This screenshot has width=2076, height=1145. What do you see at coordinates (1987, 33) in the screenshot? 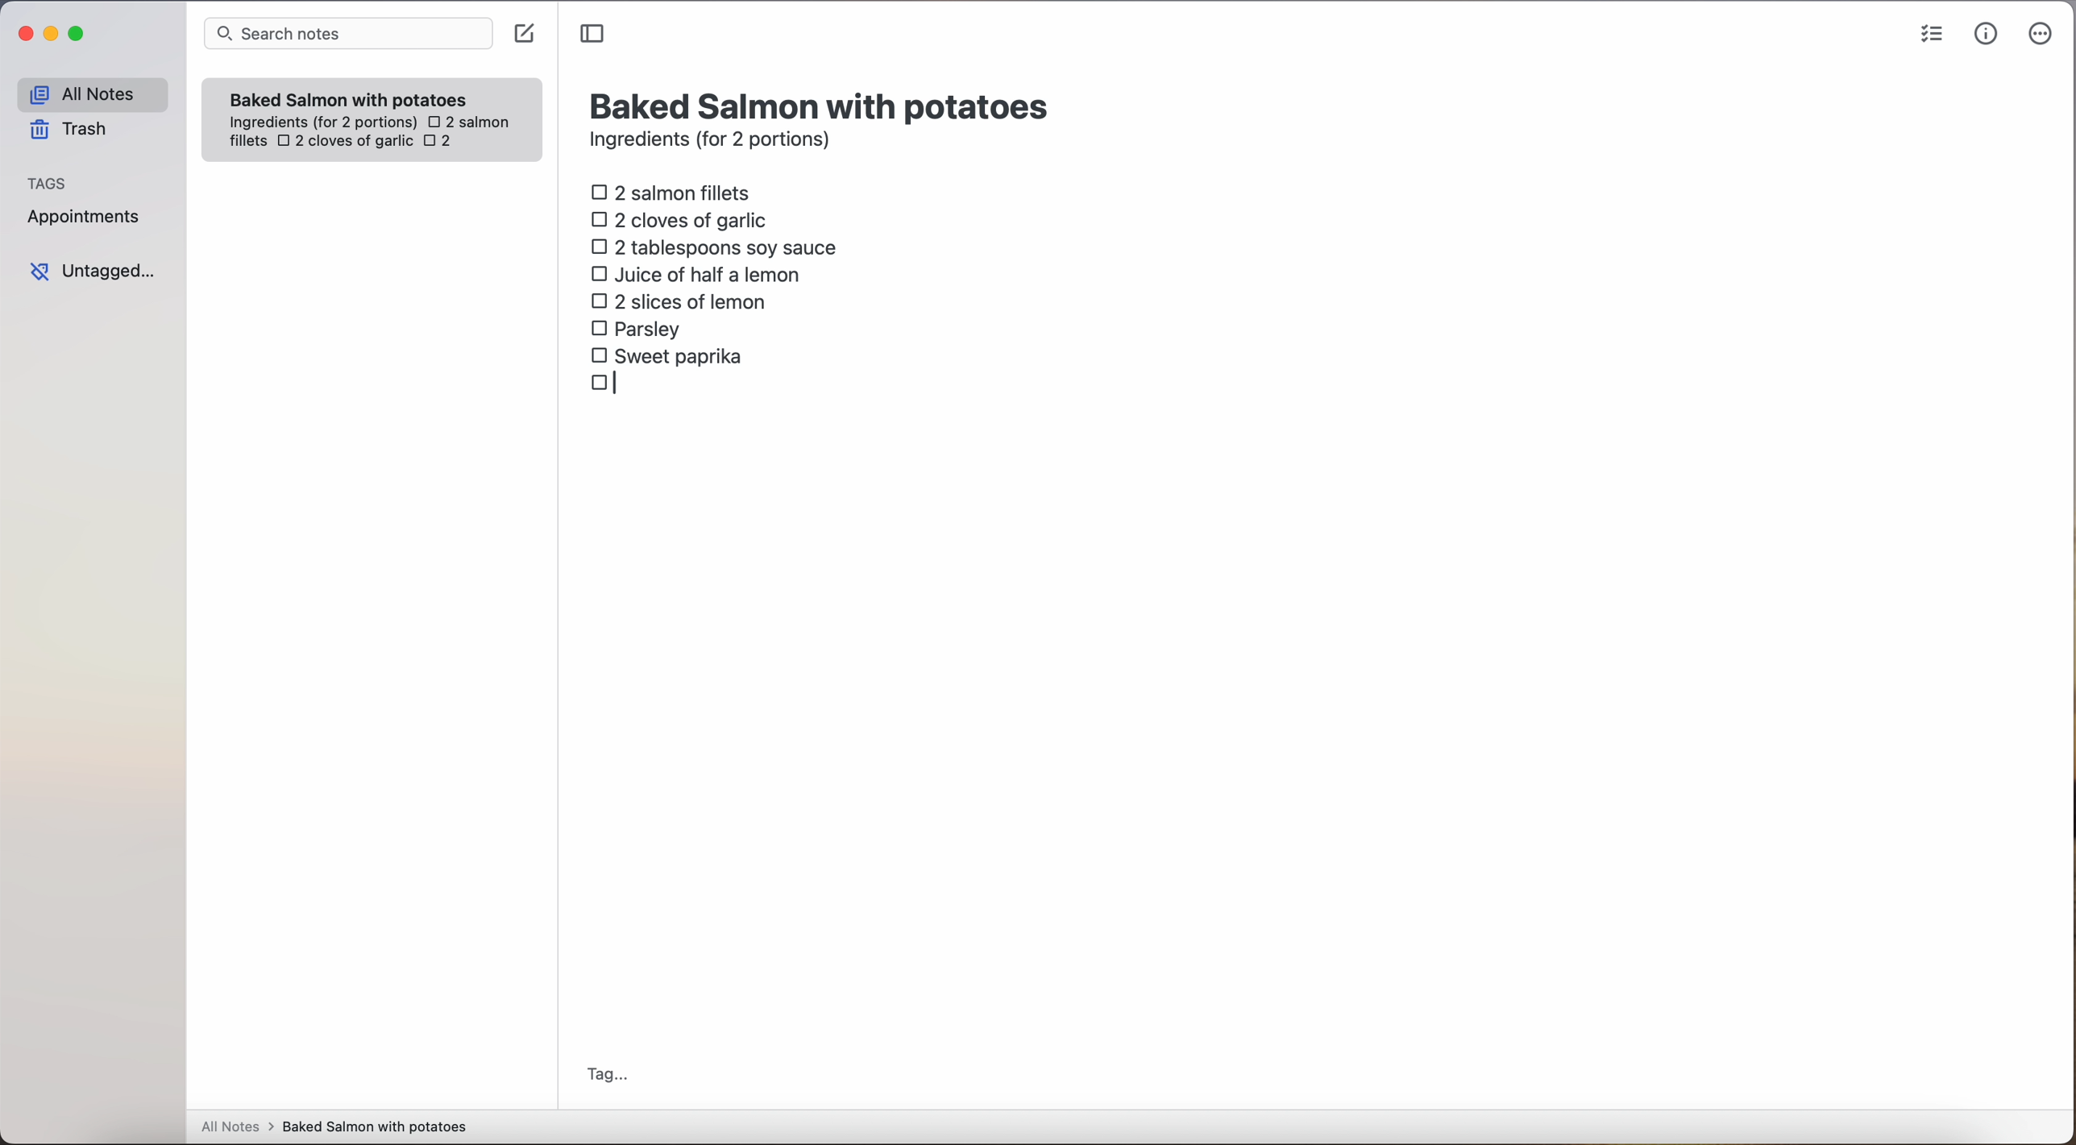
I see `metrics` at bounding box center [1987, 33].